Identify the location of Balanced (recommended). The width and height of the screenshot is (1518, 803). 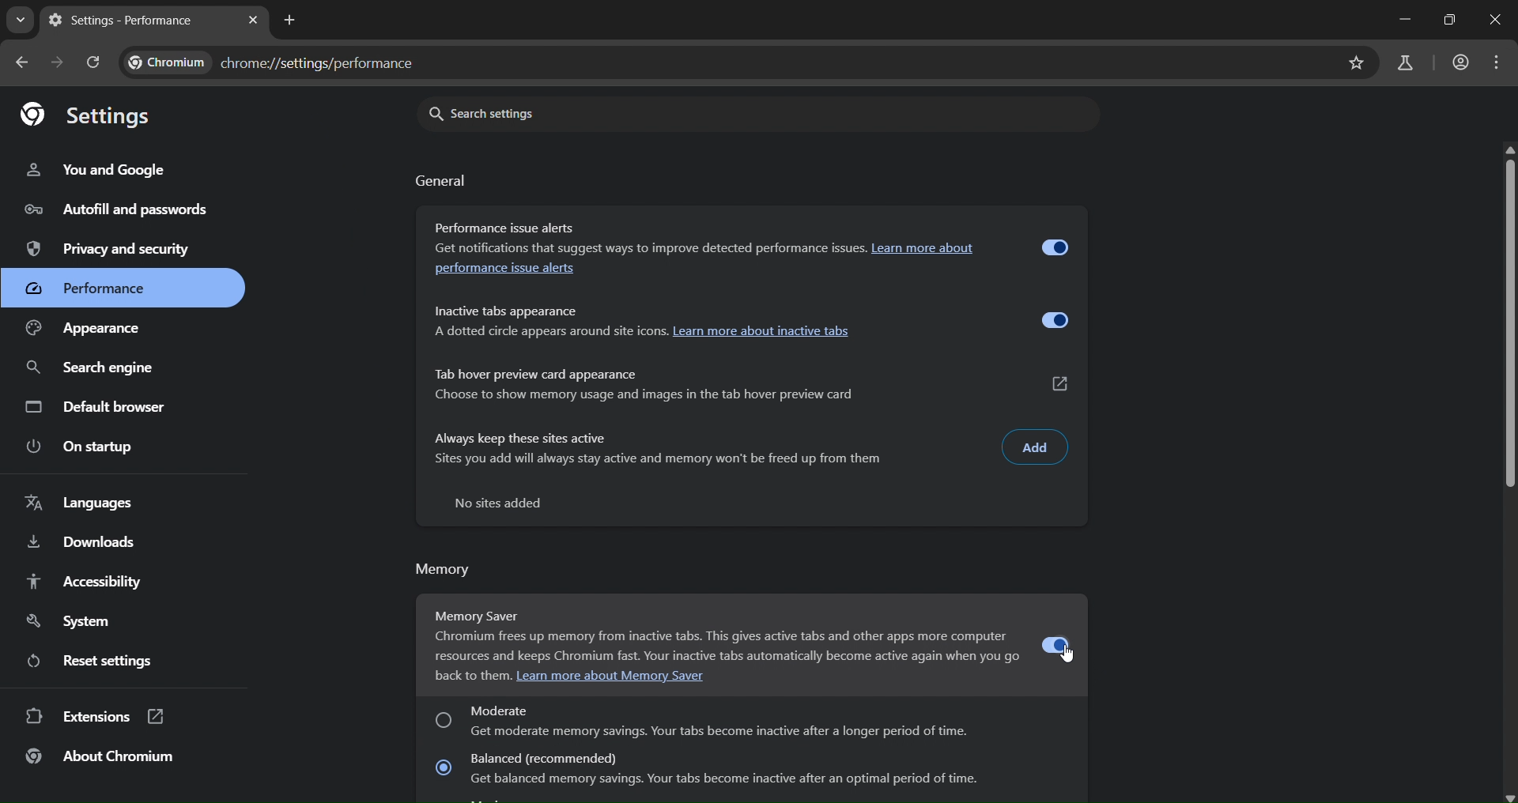
(744, 775).